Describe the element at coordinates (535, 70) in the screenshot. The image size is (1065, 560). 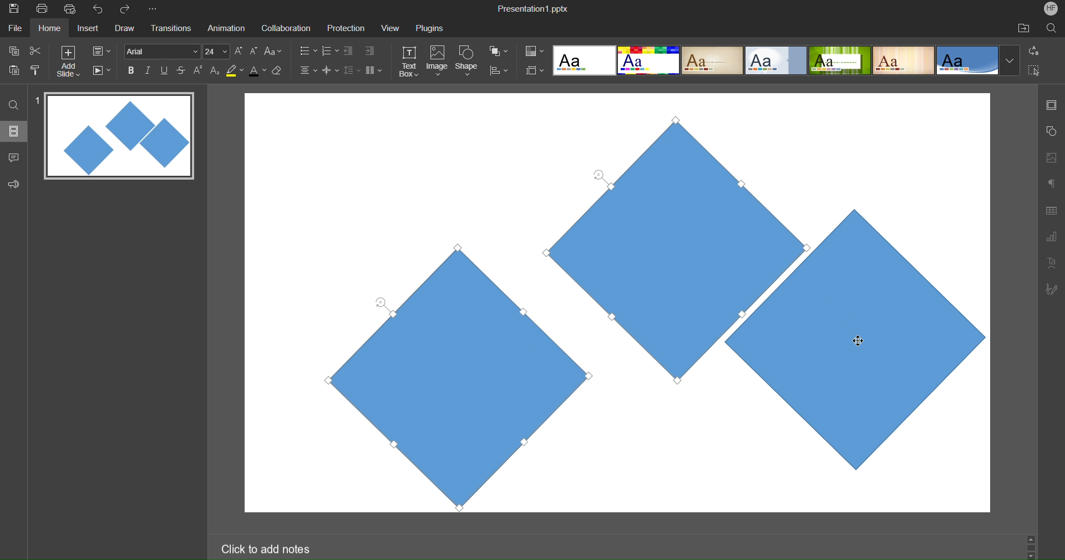
I see `Slide Size Settings` at that location.